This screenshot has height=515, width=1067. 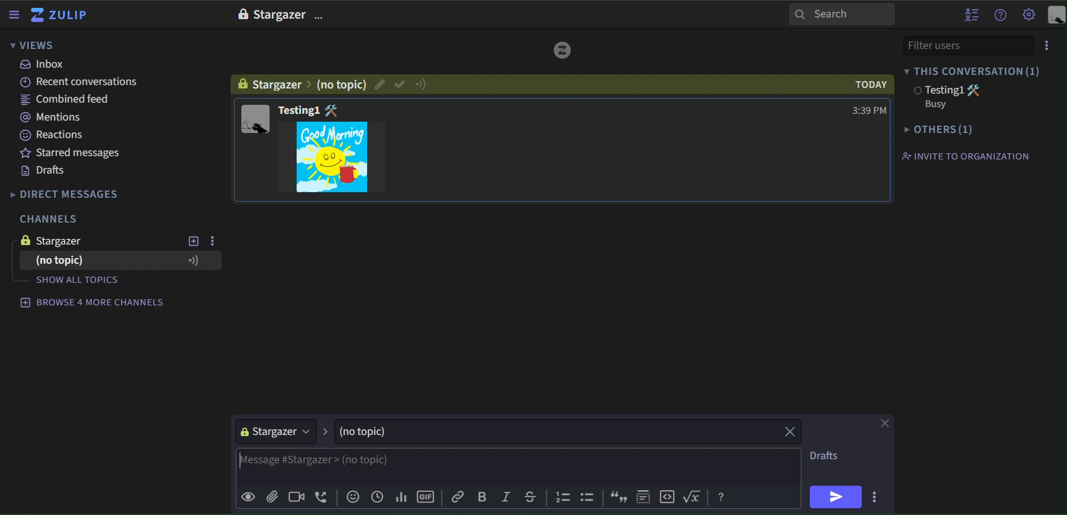 I want to click on show all topics, so click(x=102, y=280).